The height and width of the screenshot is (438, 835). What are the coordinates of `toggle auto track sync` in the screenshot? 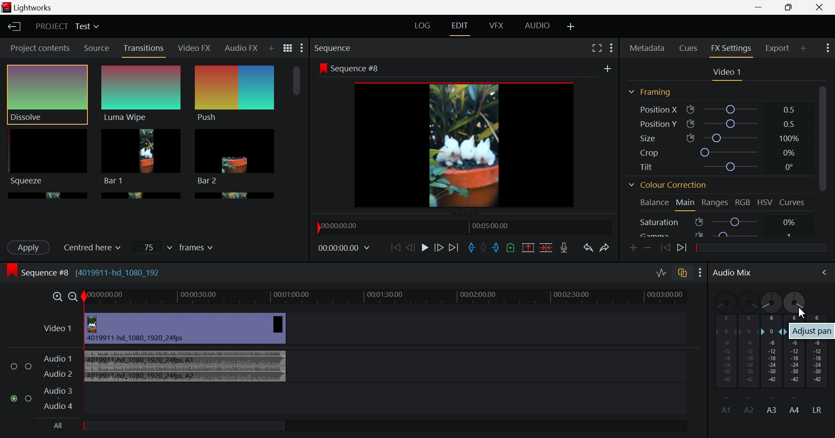 It's located at (683, 275).